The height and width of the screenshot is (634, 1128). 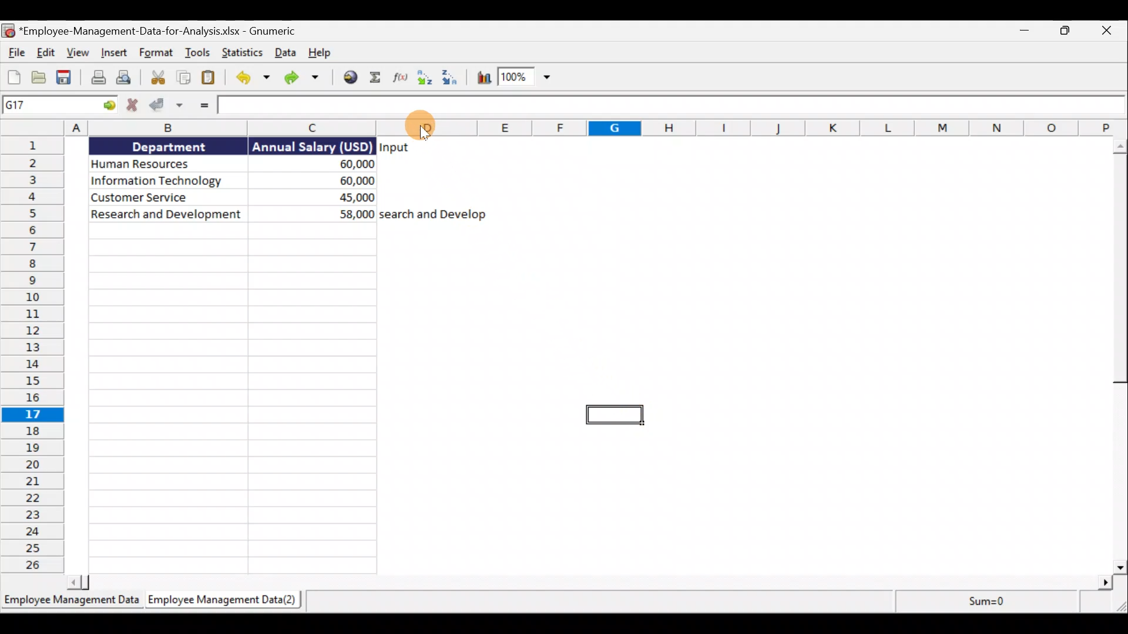 What do you see at coordinates (613, 415) in the screenshot?
I see `selected cell` at bounding box center [613, 415].